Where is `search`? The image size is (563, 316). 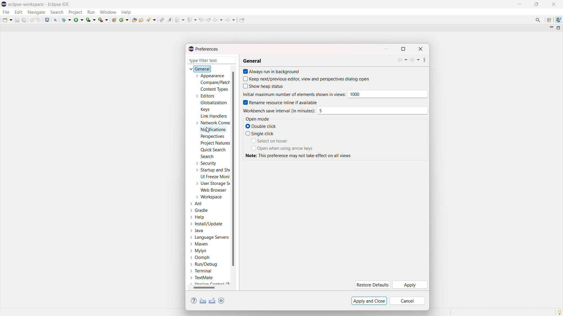 search is located at coordinates (57, 12).